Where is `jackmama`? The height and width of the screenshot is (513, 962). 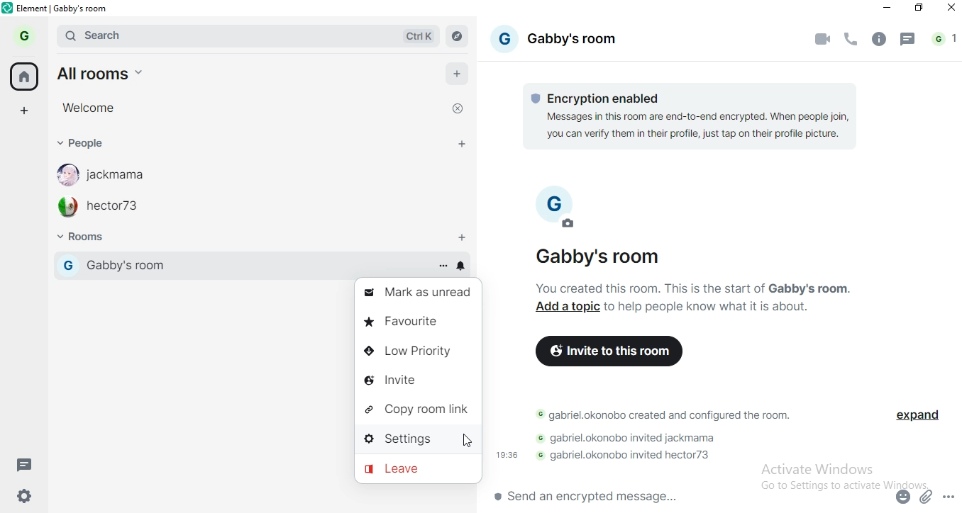 jackmama is located at coordinates (112, 176).